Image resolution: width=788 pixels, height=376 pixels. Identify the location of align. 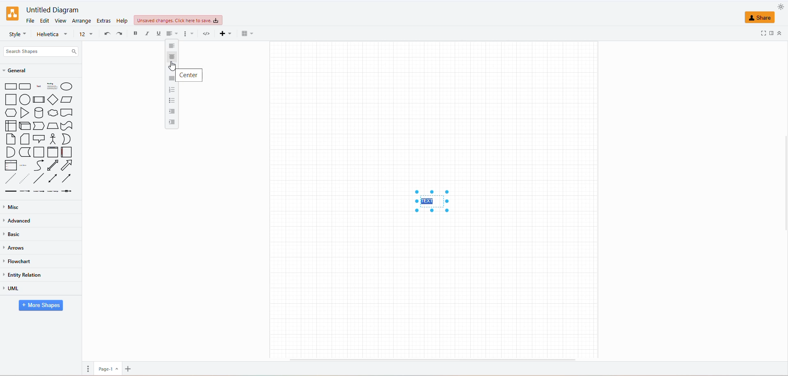
(172, 34).